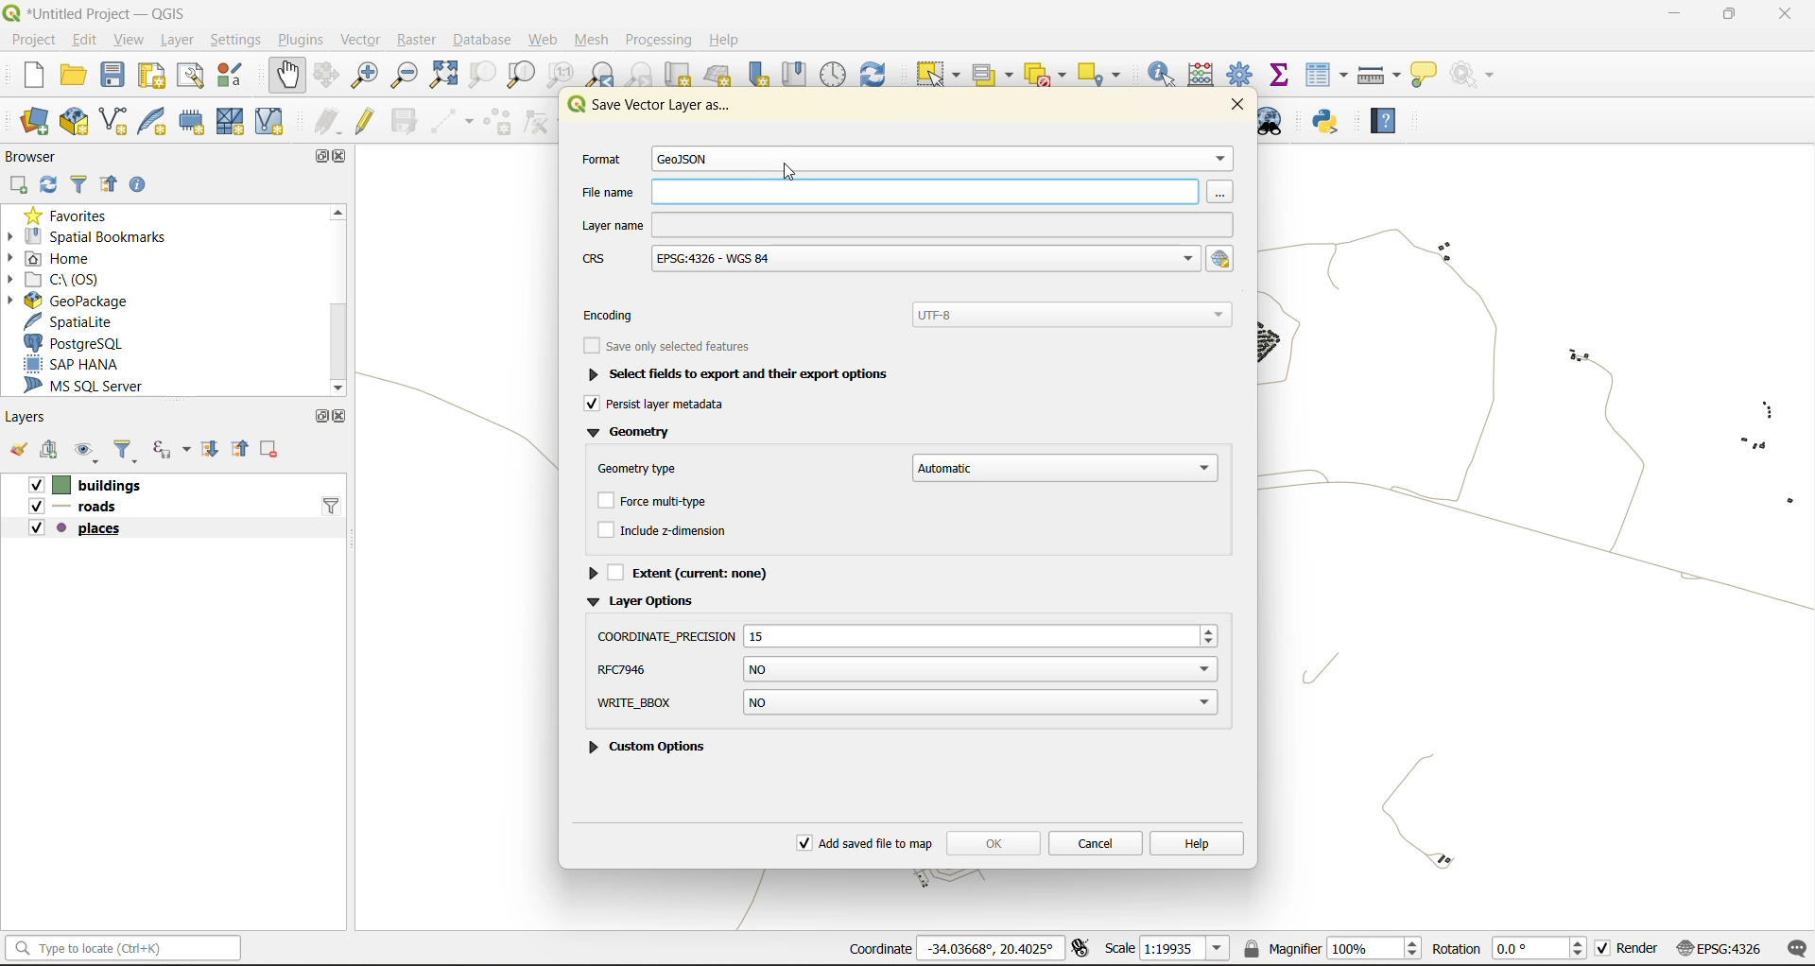 This screenshot has height=966, width=1815. What do you see at coordinates (237, 78) in the screenshot?
I see `style manager` at bounding box center [237, 78].